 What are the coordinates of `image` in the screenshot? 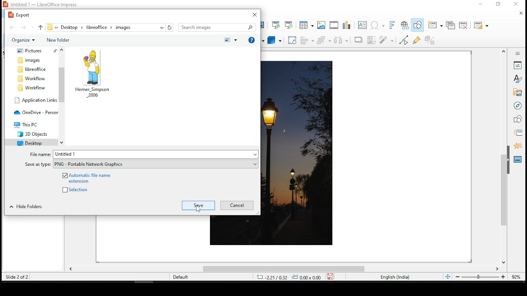 It's located at (300, 153).